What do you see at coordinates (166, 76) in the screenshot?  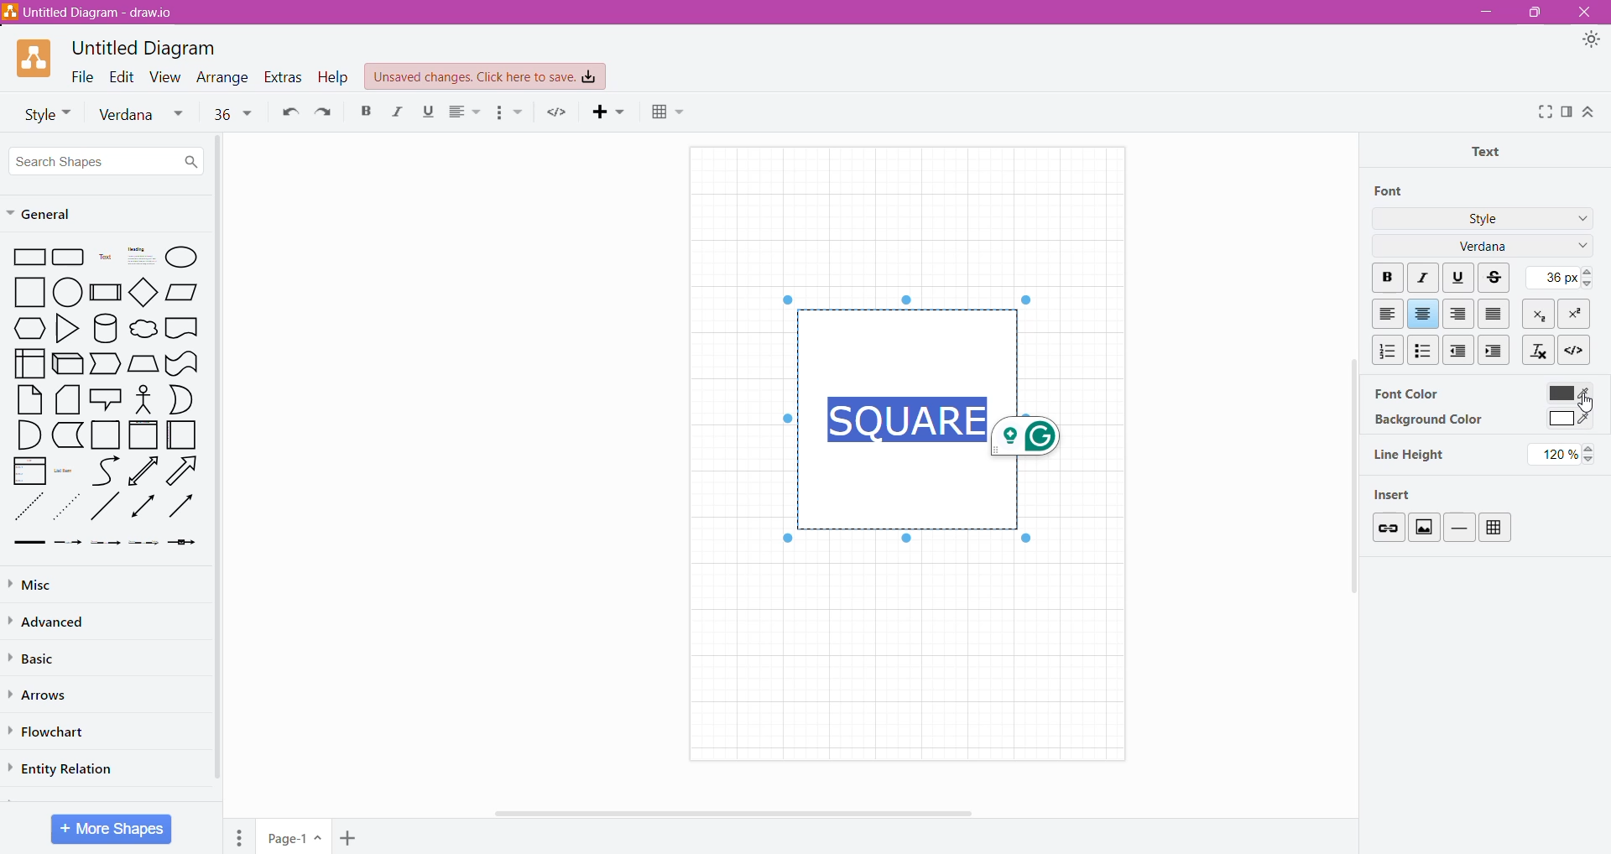 I see `View` at bounding box center [166, 76].